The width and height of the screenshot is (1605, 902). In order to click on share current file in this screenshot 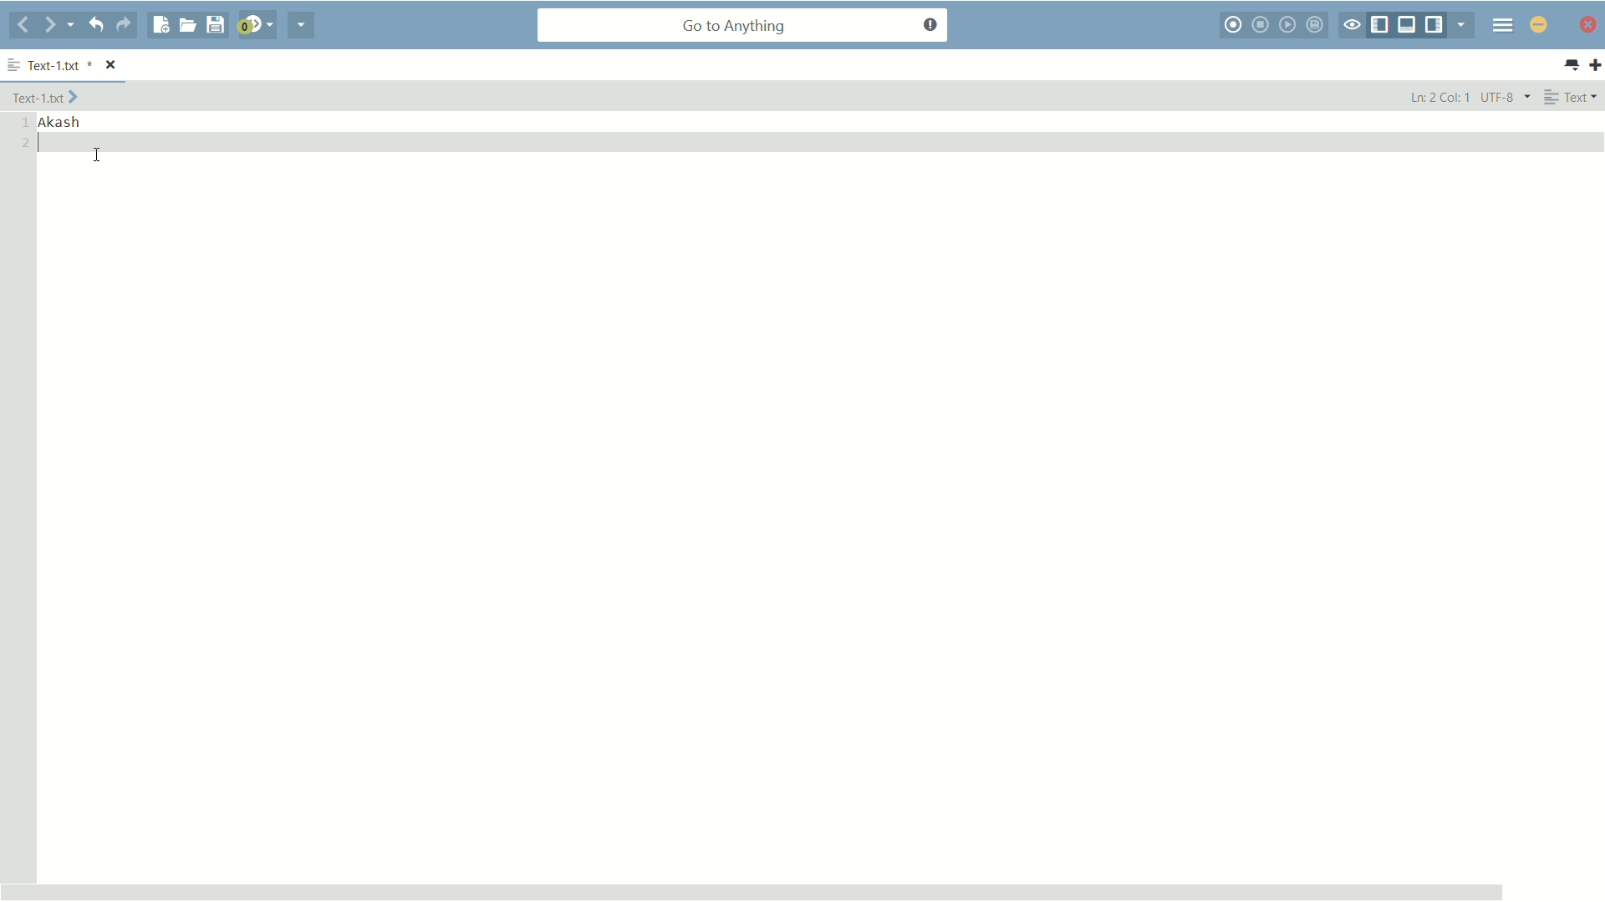, I will do `click(300, 27)`.